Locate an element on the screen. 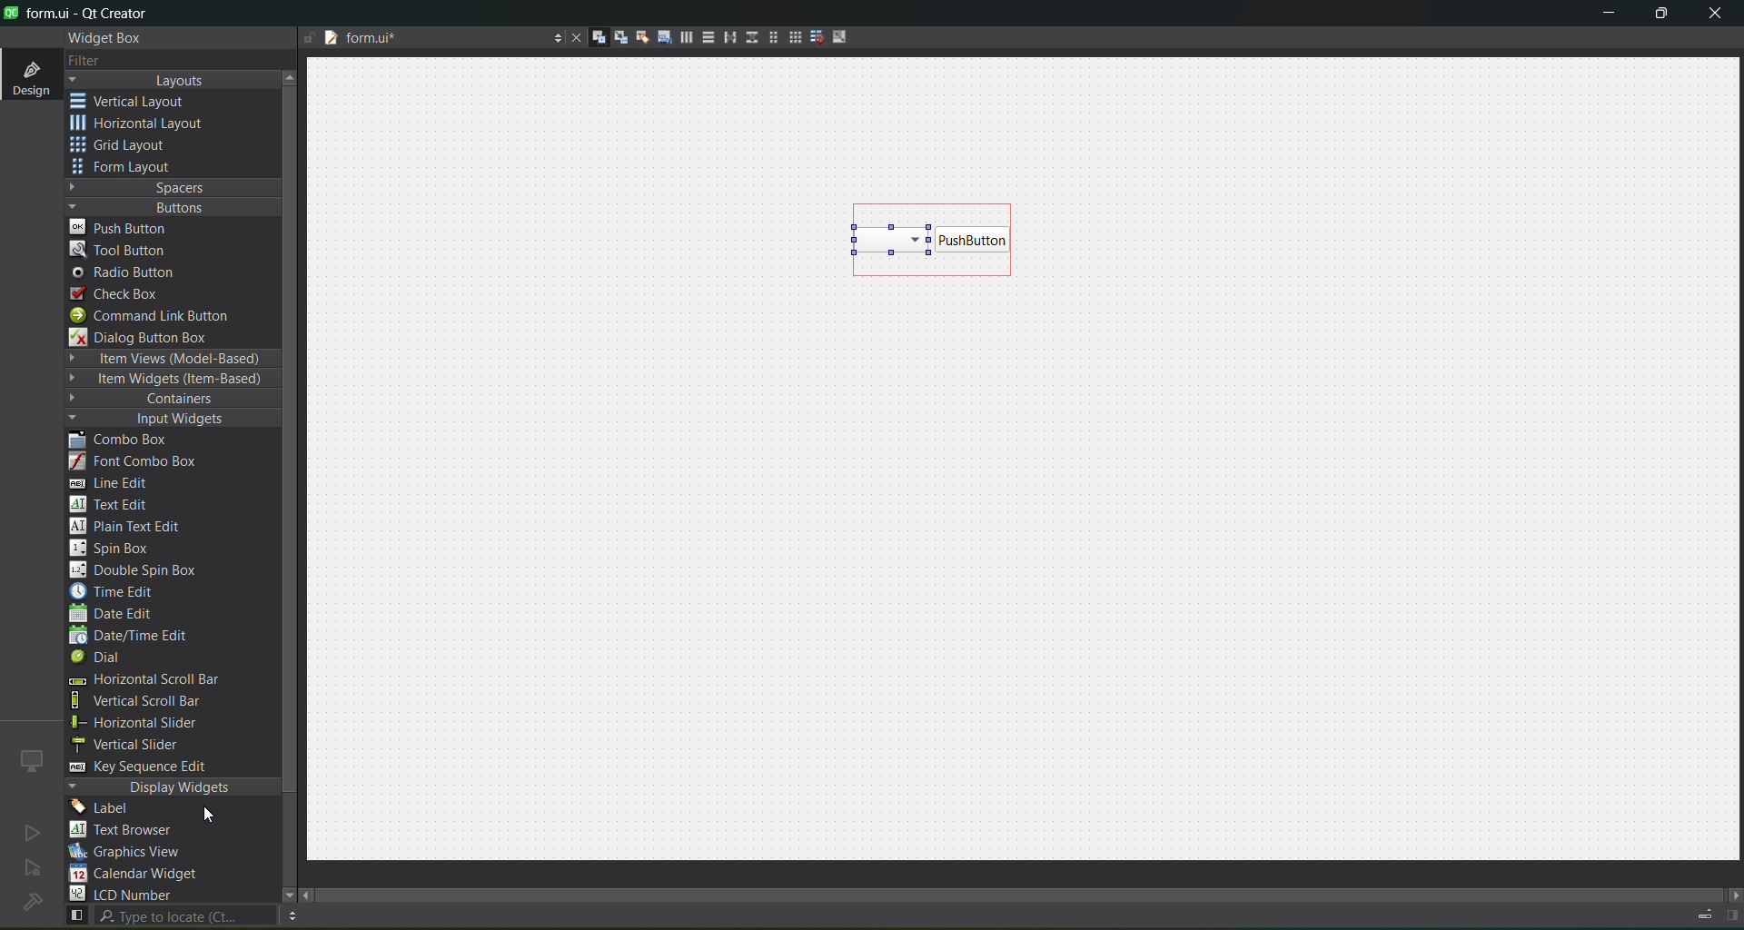  vertical splitter is located at coordinates (749, 41).